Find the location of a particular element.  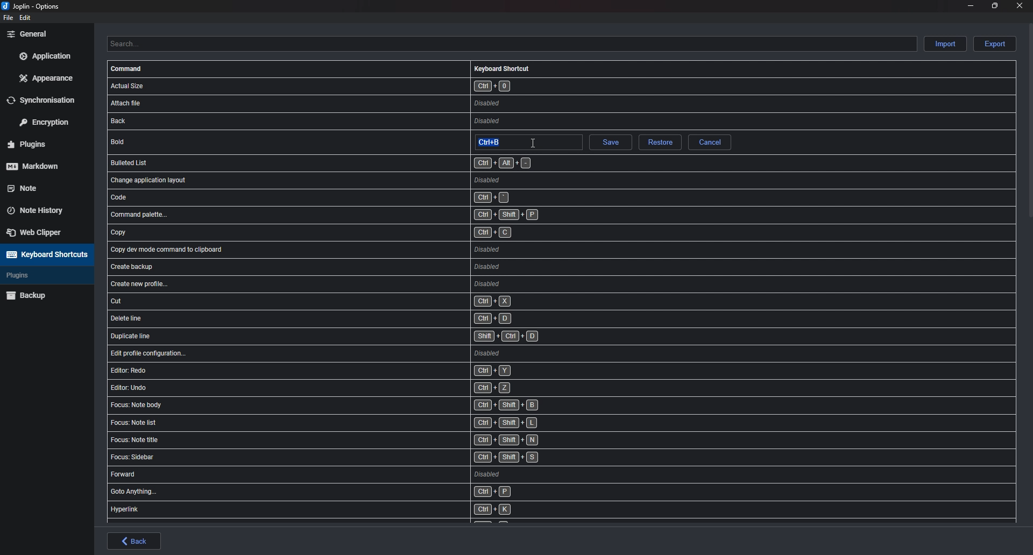

shortcut is located at coordinates (368, 336).